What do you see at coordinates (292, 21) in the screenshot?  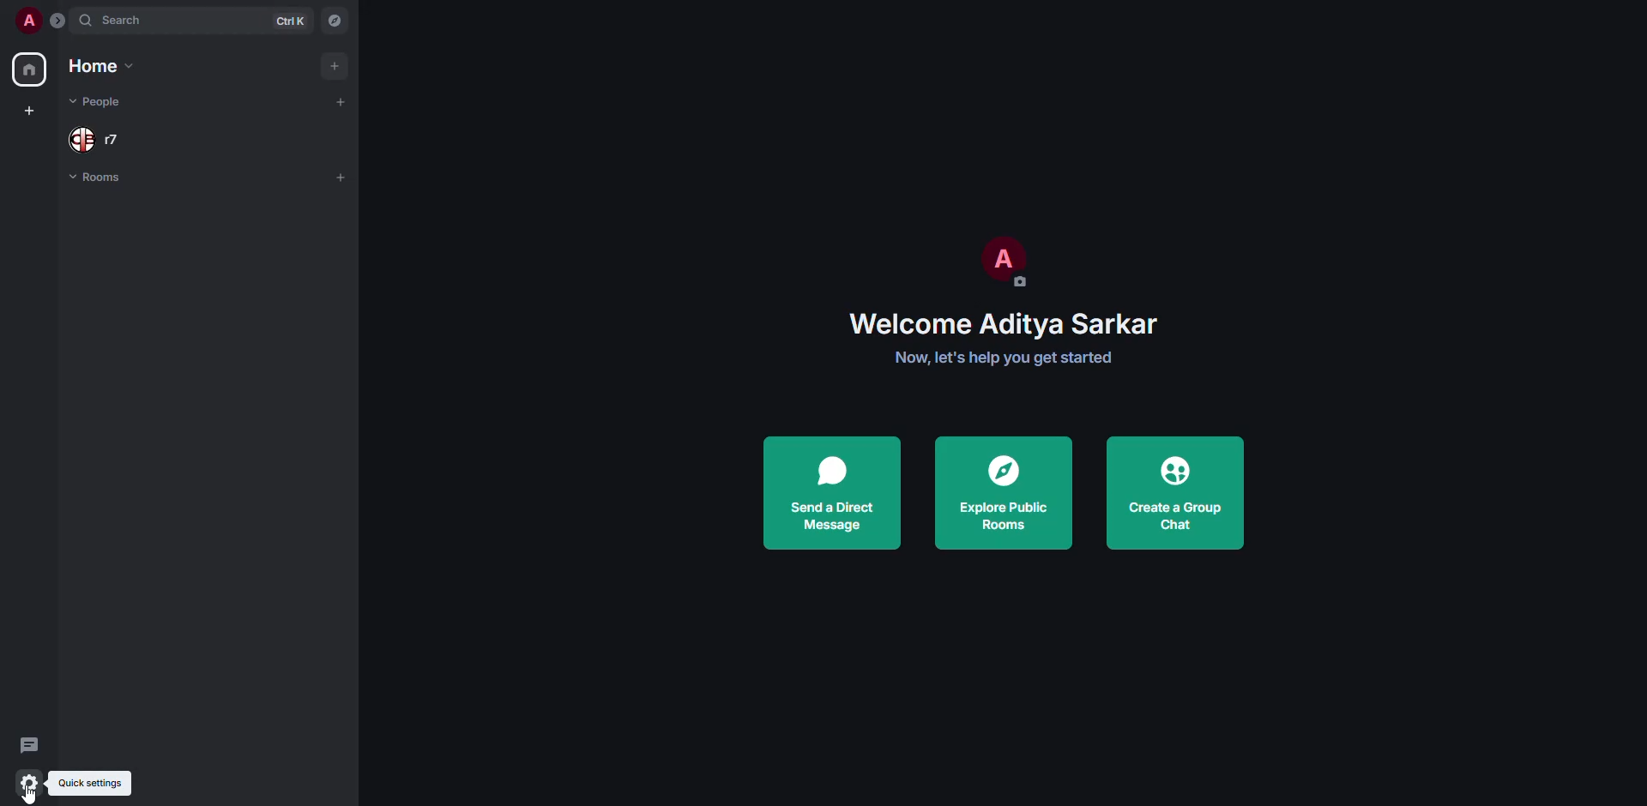 I see `ctrl K` at bounding box center [292, 21].